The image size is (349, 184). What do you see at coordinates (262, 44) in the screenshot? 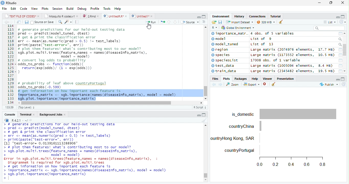
I see `List of 13` at bounding box center [262, 44].